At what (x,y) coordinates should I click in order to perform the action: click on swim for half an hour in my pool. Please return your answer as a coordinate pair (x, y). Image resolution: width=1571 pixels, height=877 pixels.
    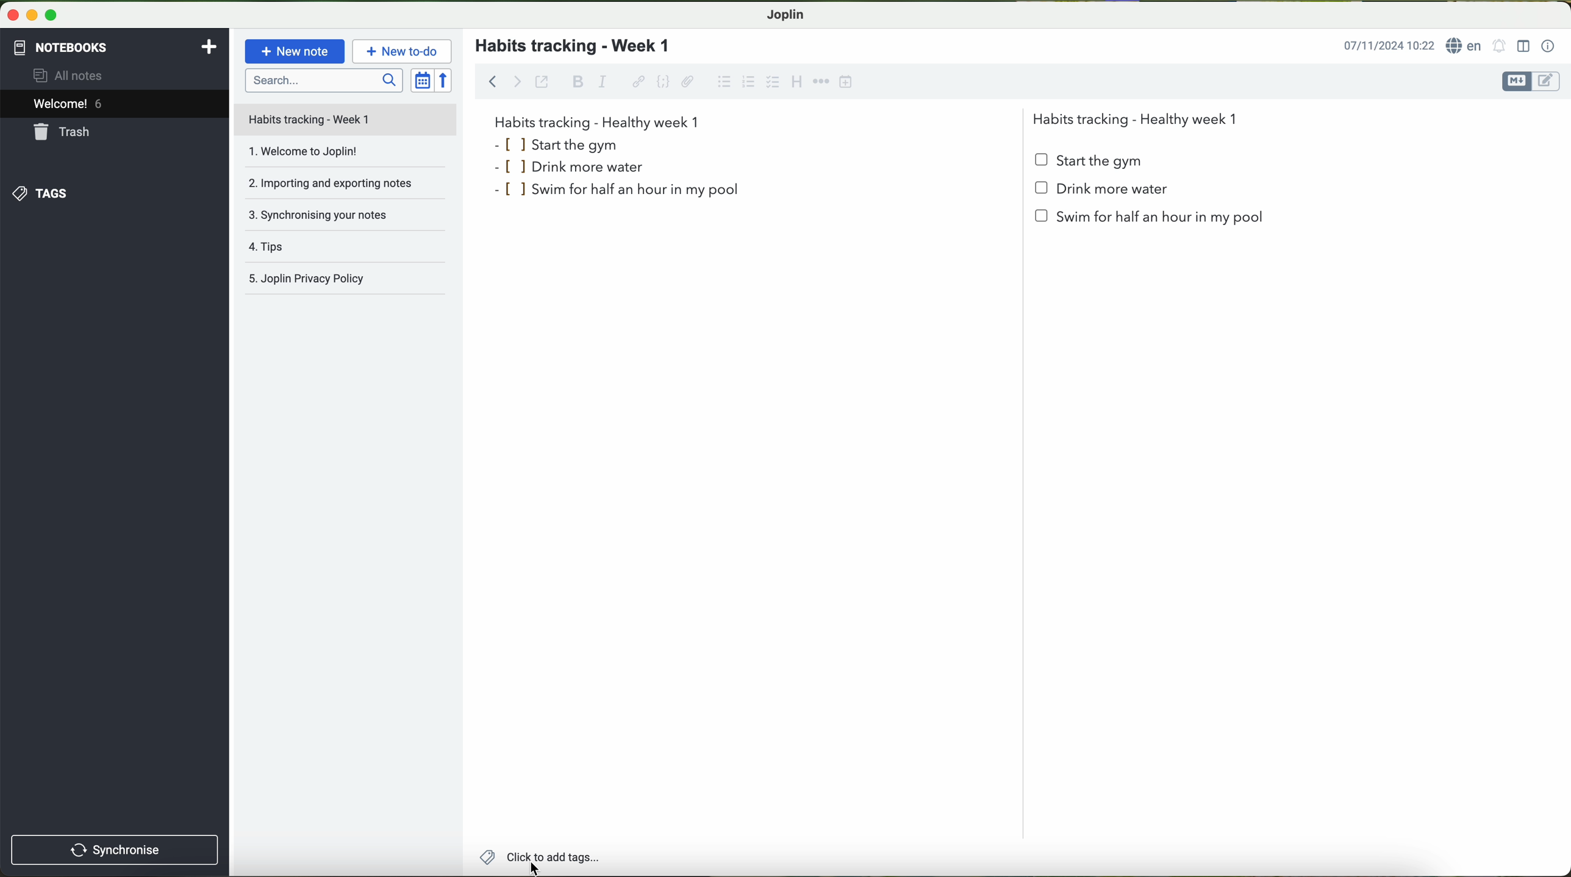
    Looking at the image, I should click on (620, 192).